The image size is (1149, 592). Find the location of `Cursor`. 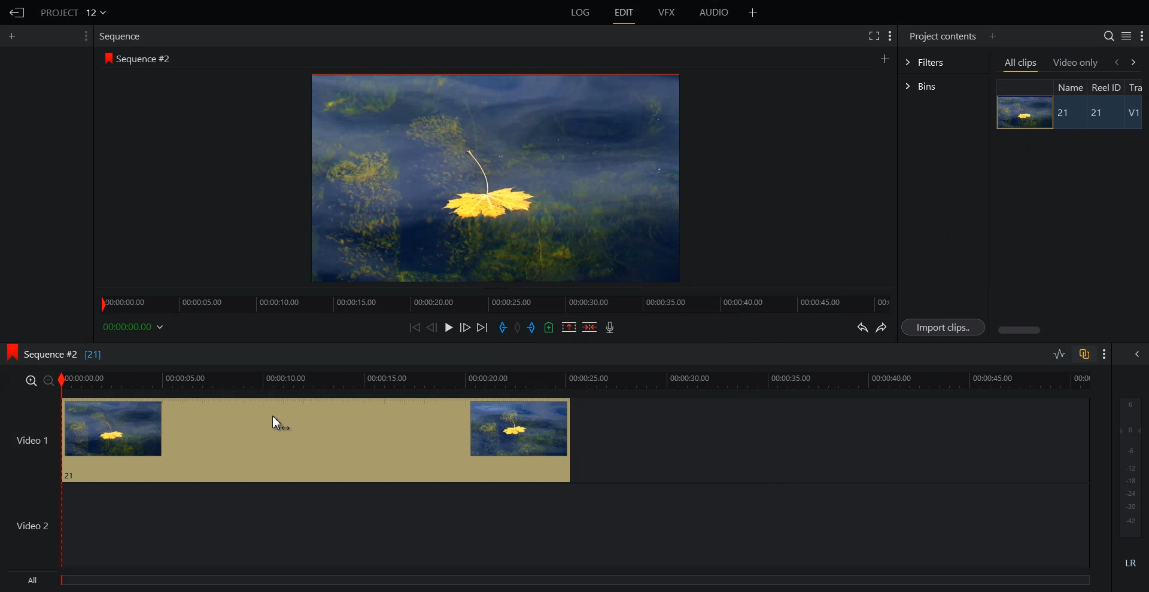

Cursor is located at coordinates (279, 425).